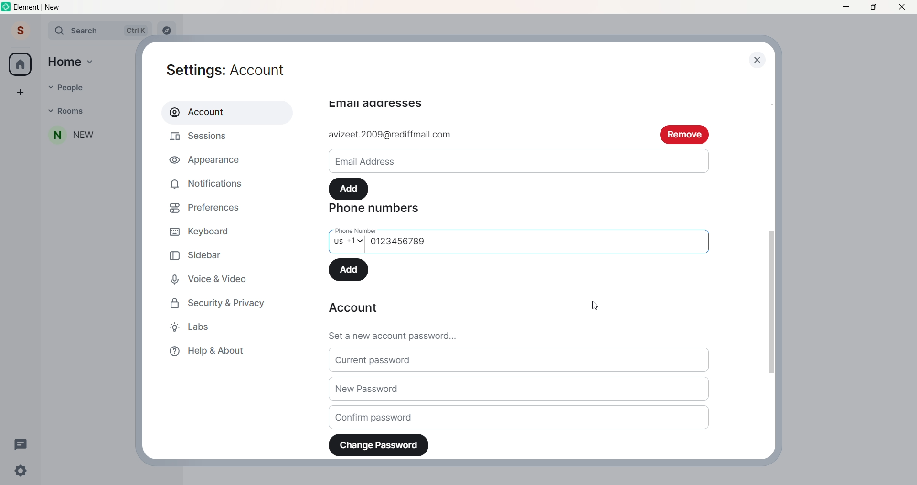 The height and width of the screenshot is (485, 917). I want to click on remove, so click(685, 134).